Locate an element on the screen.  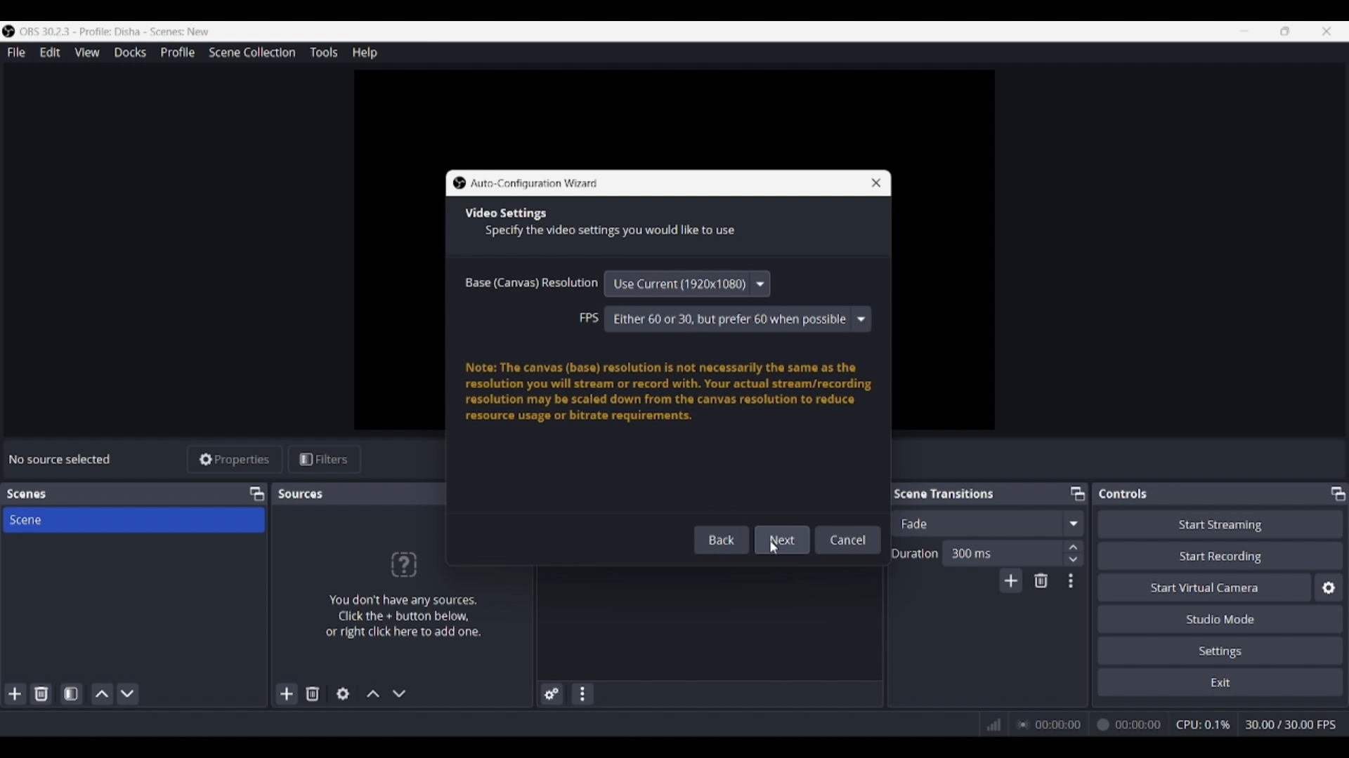
Close interface is located at coordinates (1327, 31).